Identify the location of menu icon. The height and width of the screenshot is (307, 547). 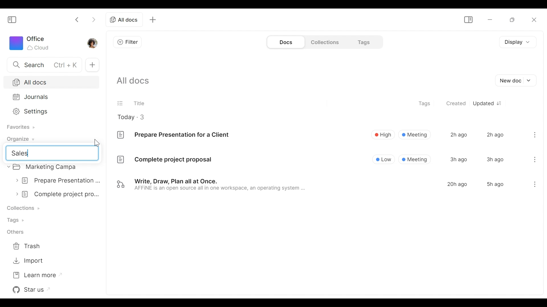
(534, 185).